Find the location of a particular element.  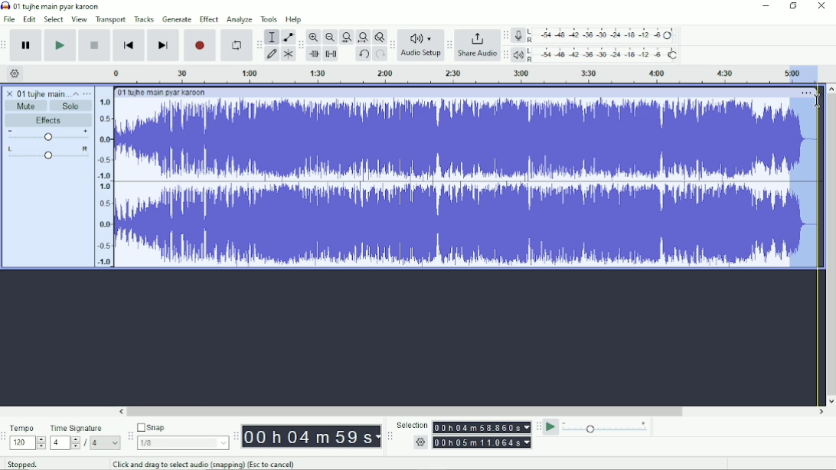

Audacity snapping toolbar is located at coordinates (130, 436).